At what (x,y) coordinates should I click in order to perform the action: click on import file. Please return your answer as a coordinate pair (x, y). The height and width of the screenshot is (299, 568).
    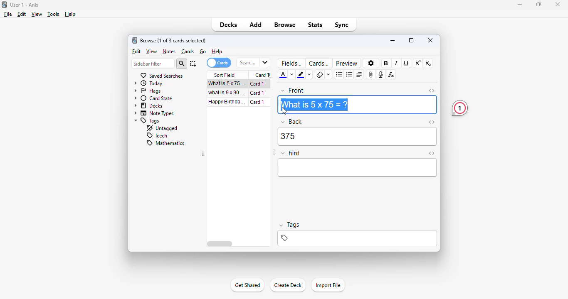
    Looking at the image, I should click on (328, 285).